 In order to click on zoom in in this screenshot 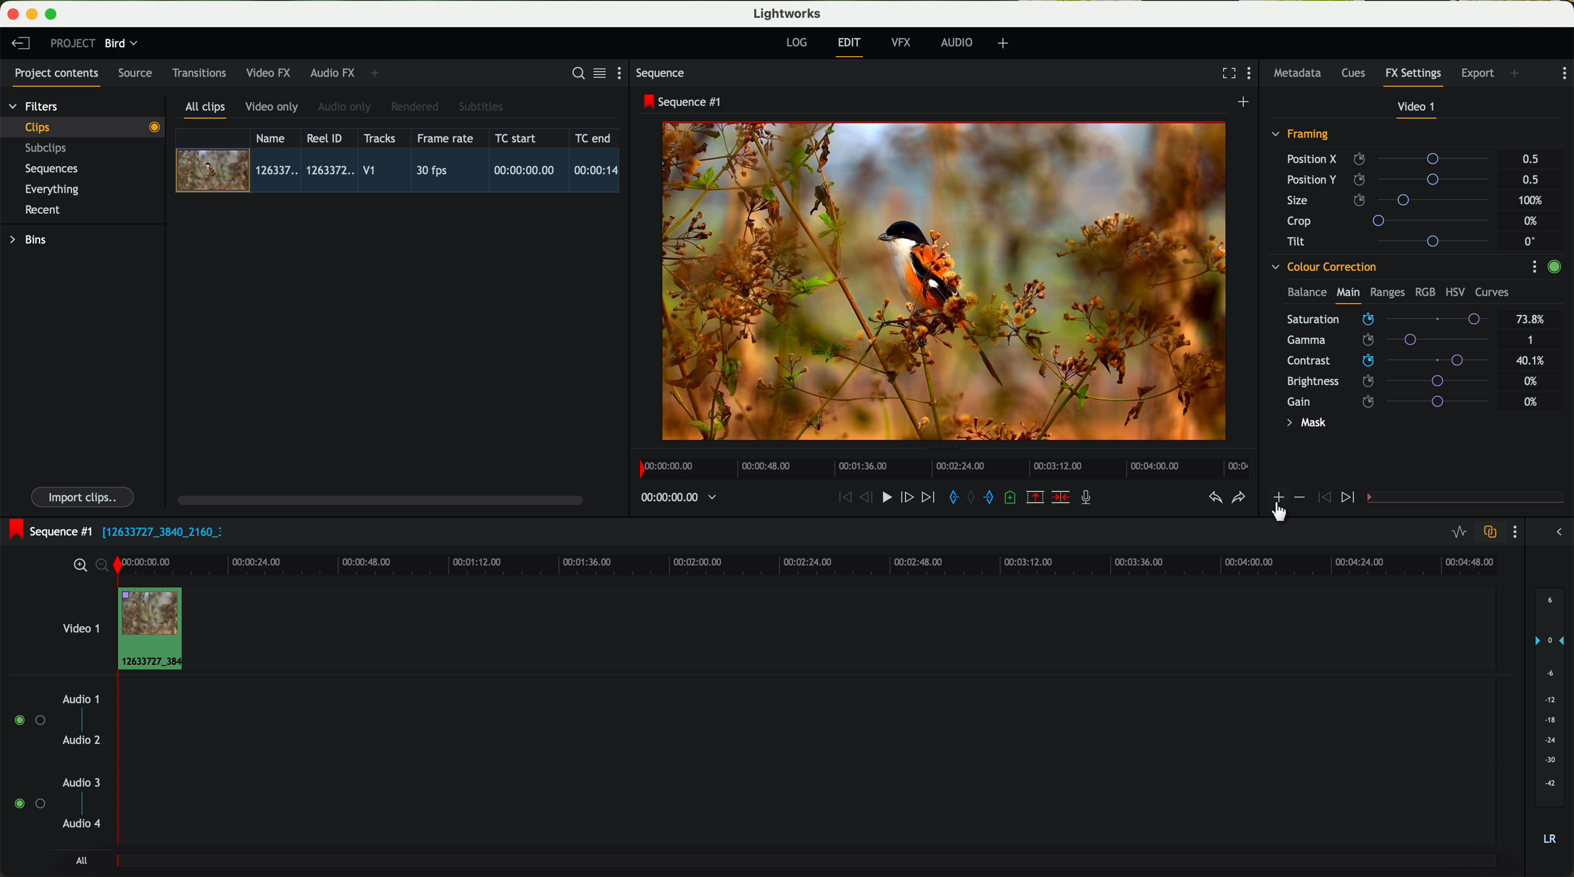, I will do `click(78, 566)`.